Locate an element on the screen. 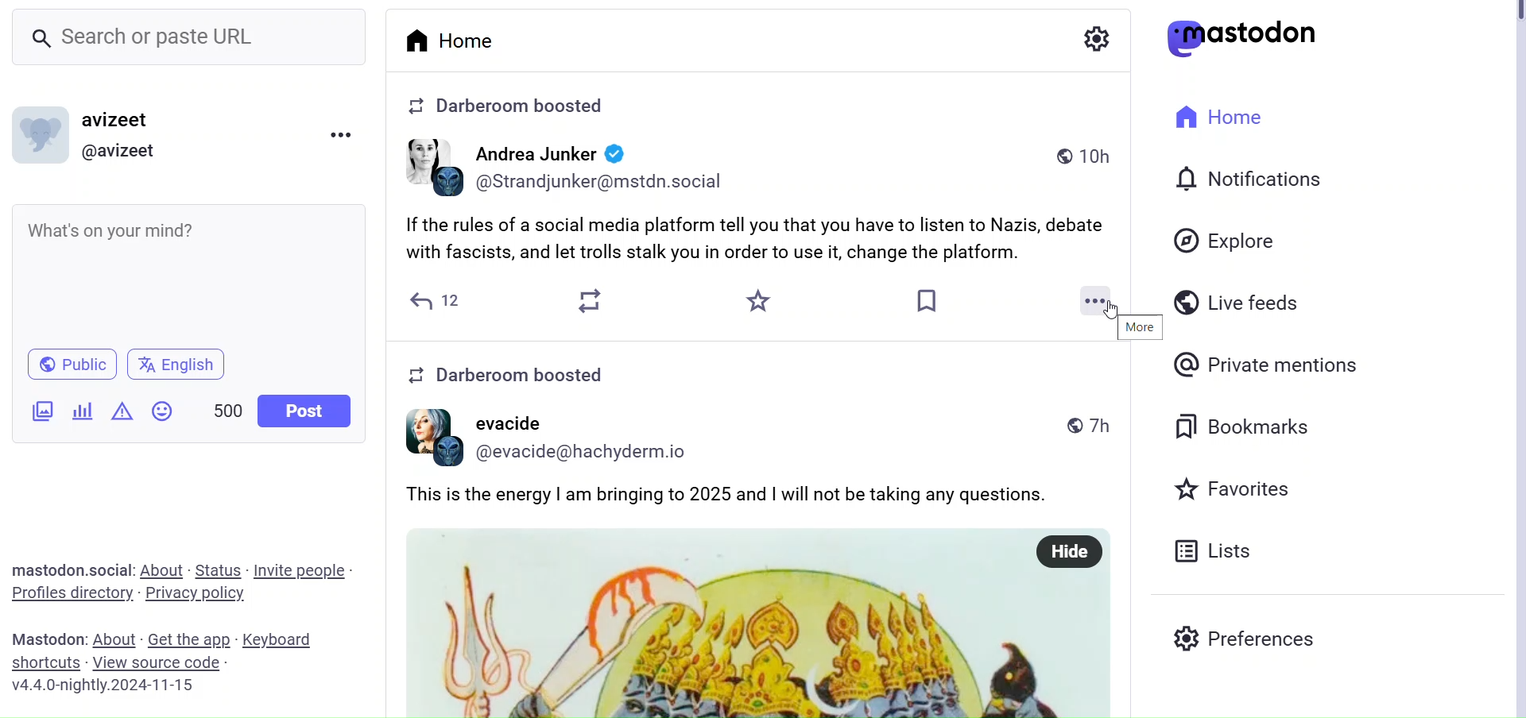 The height and width of the screenshot is (718, 1526). @ Profile Name is located at coordinates (122, 152).